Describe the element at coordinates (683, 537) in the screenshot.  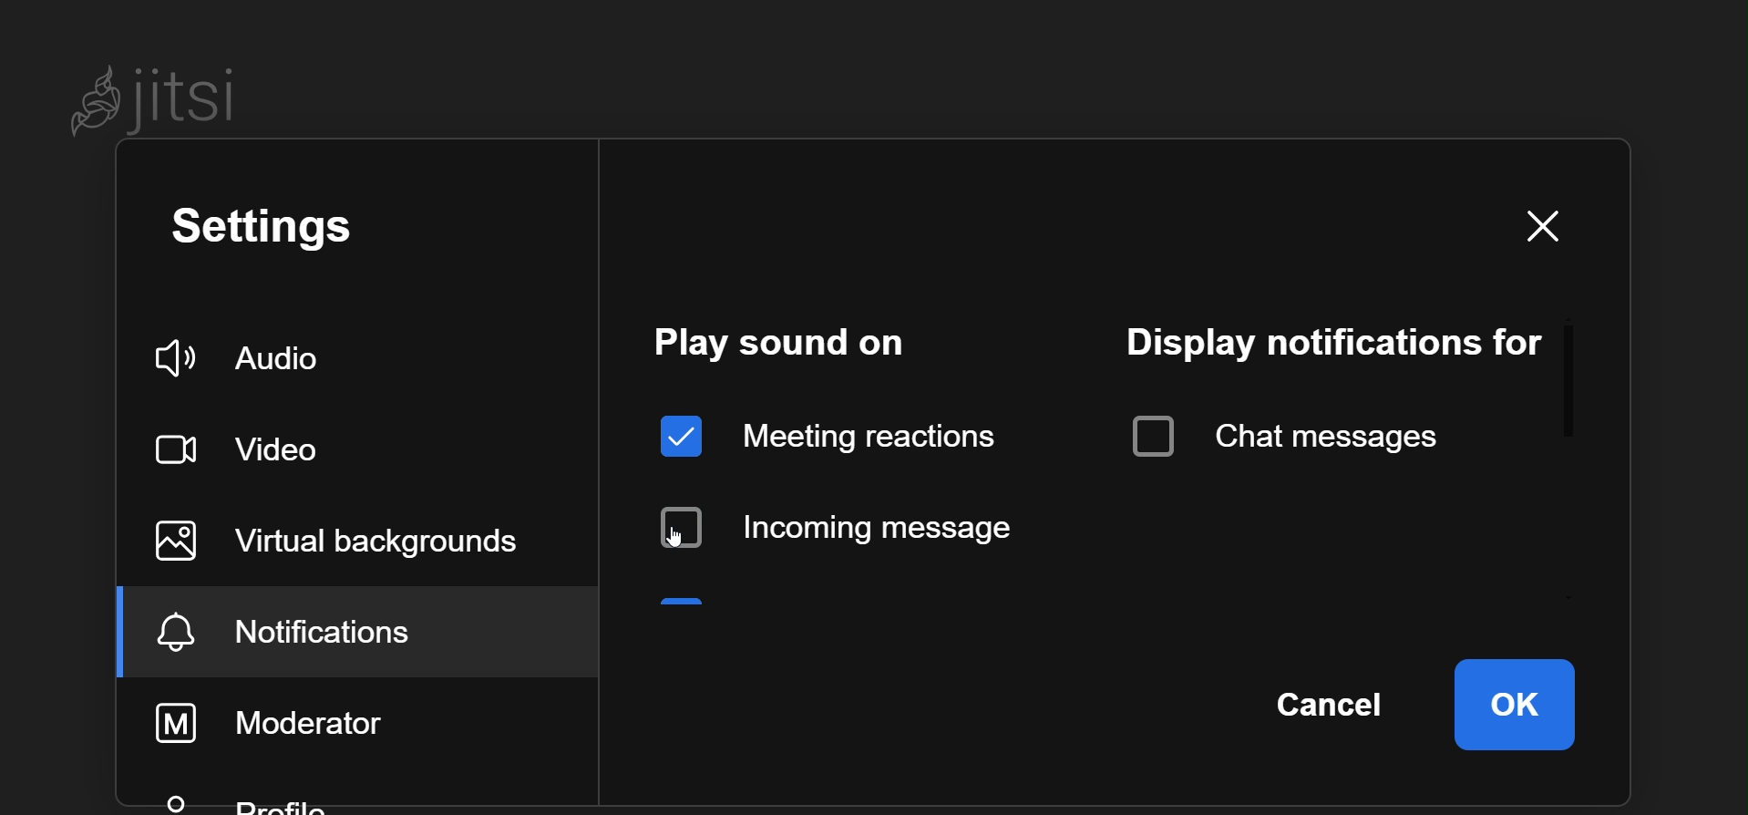
I see `cursor` at that location.